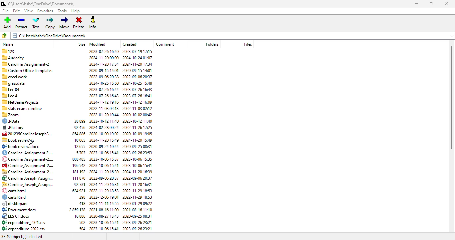  I want to click on add, so click(7, 22).